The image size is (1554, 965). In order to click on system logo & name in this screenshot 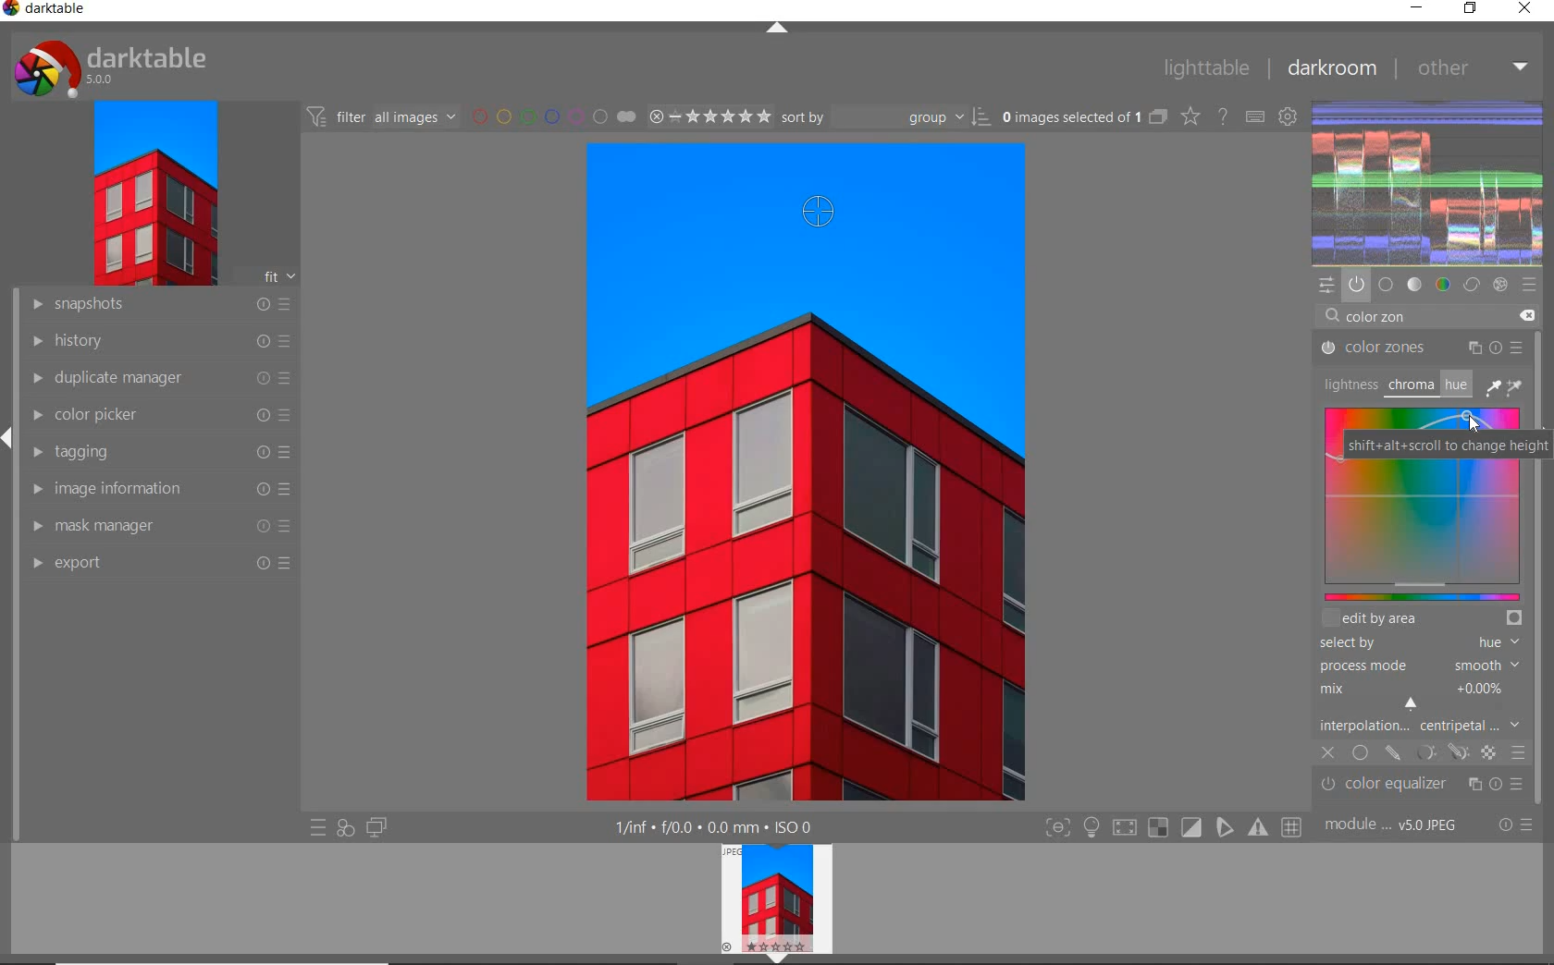, I will do `click(114, 68)`.